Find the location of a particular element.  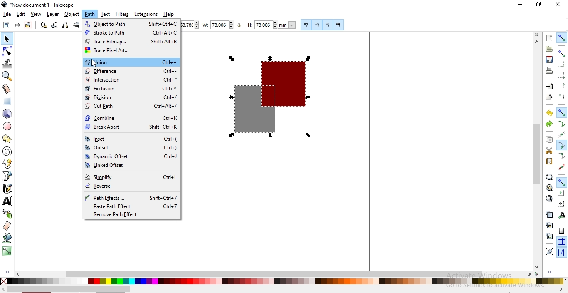

tweak objects by sculpting or painting is located at coordinates (8, 64).